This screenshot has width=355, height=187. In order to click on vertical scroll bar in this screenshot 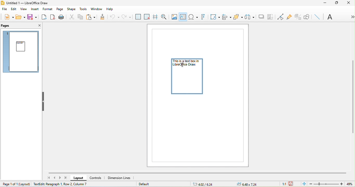, I will do `click(353, 96)`.